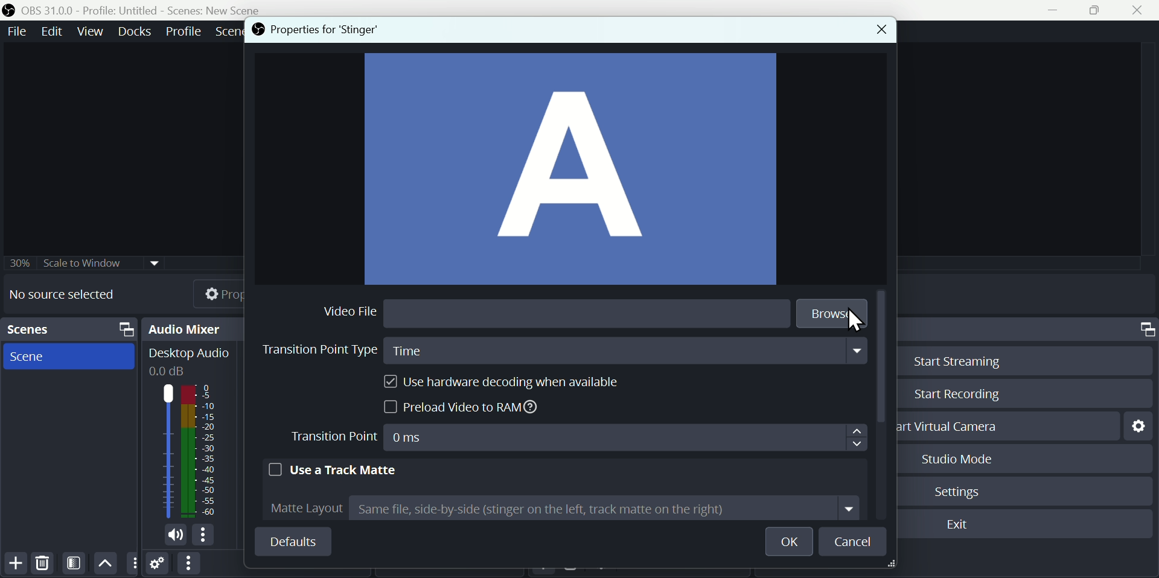  What do you see at coordinates (188, 564) in the screenshot?
I see `More options` at bounding box center [188, 564].